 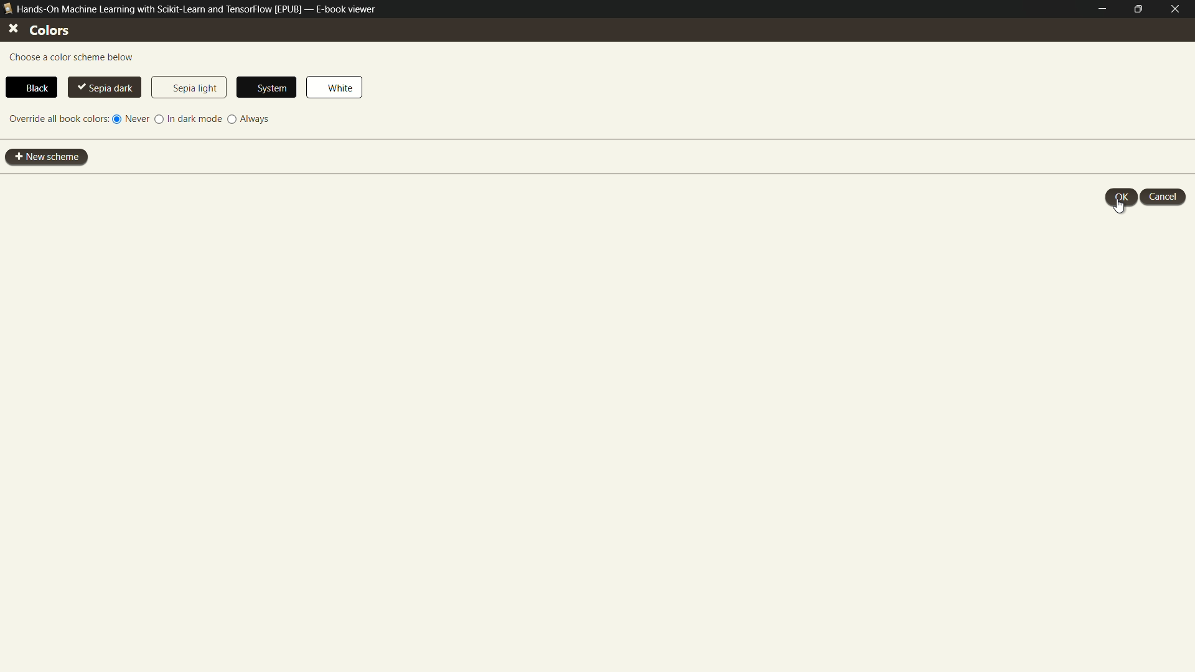 What do you see at coordinates (47, 157) in the screenshot?
I see `new scheme` at bounding box center [47, 157].